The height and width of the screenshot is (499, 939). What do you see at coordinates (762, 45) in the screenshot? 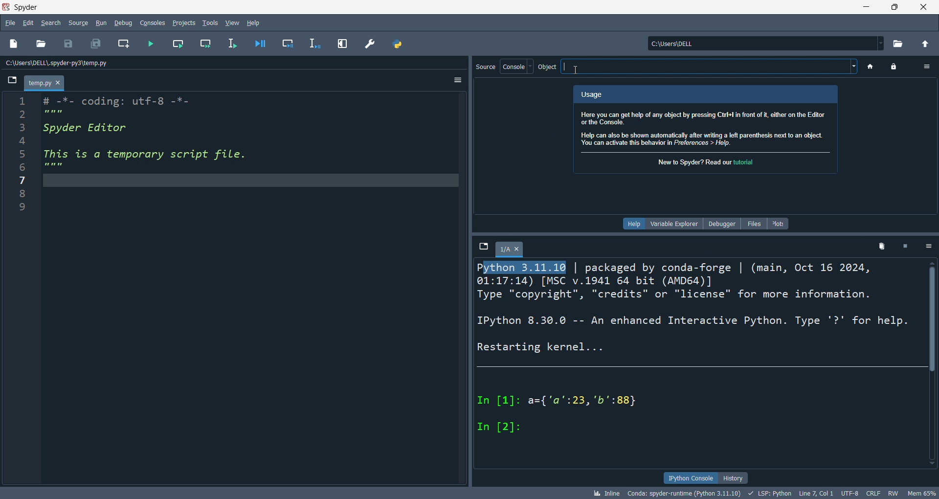
I see `current directory: c:\users\dell` at bounding box center [762, 45].